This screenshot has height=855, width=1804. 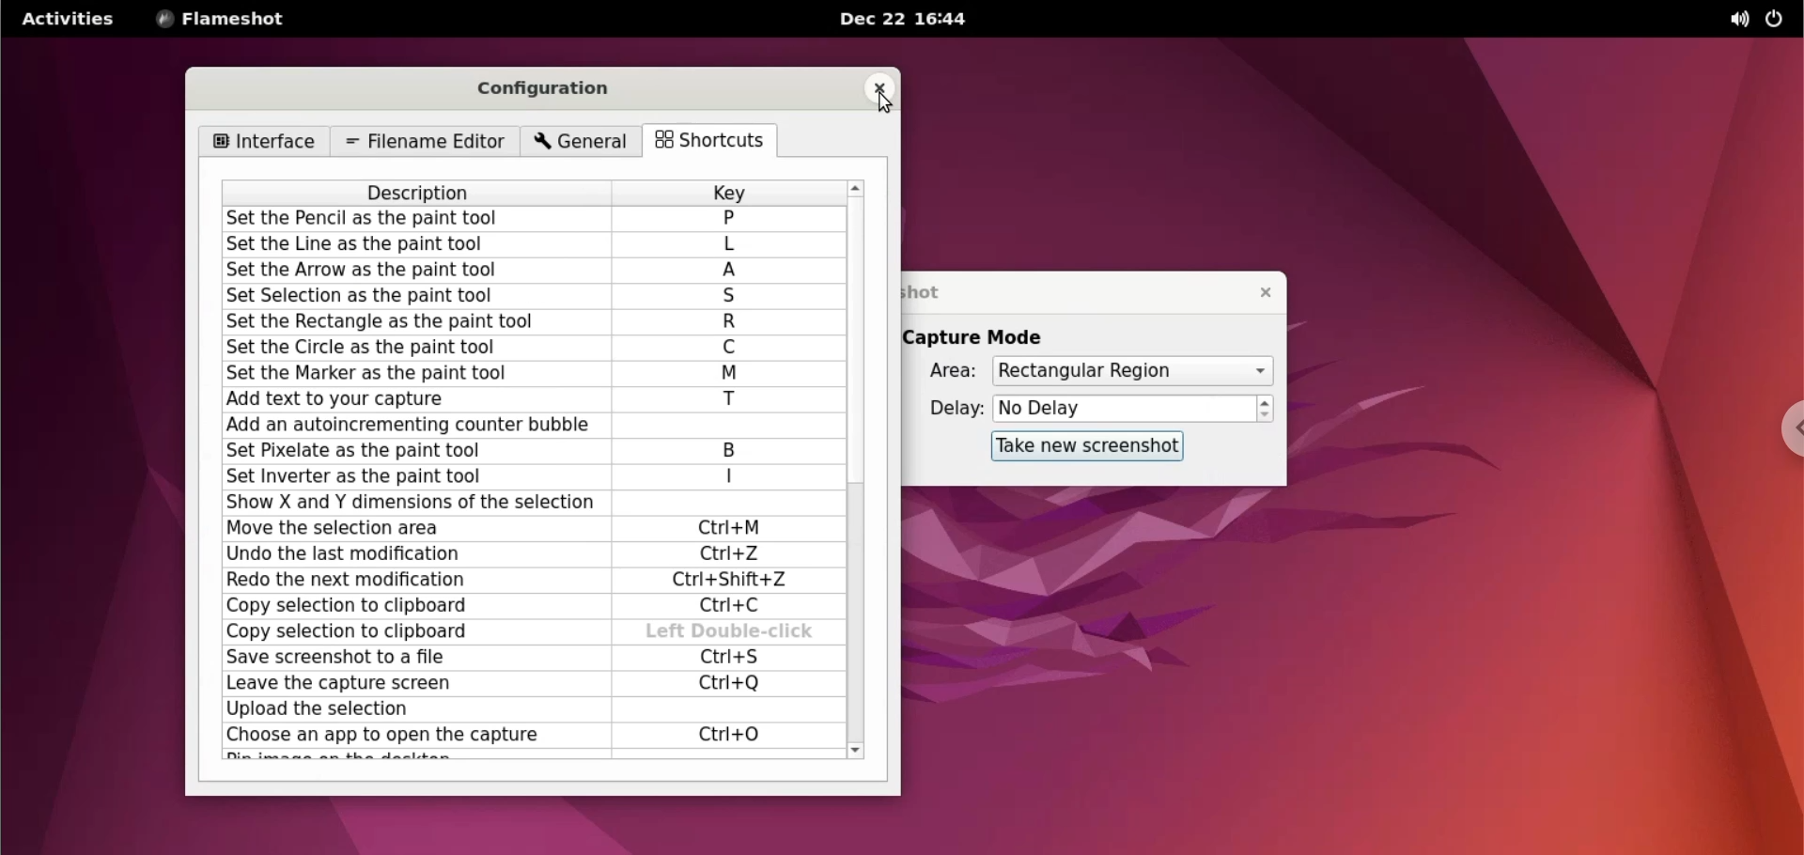 What do you see at coordinates (732, 298) in the screenshot?
I see `S ` at bounding box center [732, 298].